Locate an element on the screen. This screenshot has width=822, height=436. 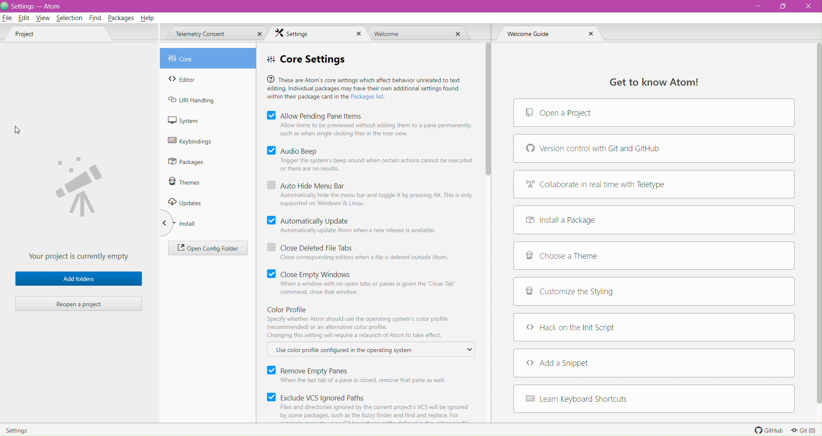
cursor is located at coordinates (17, 130).